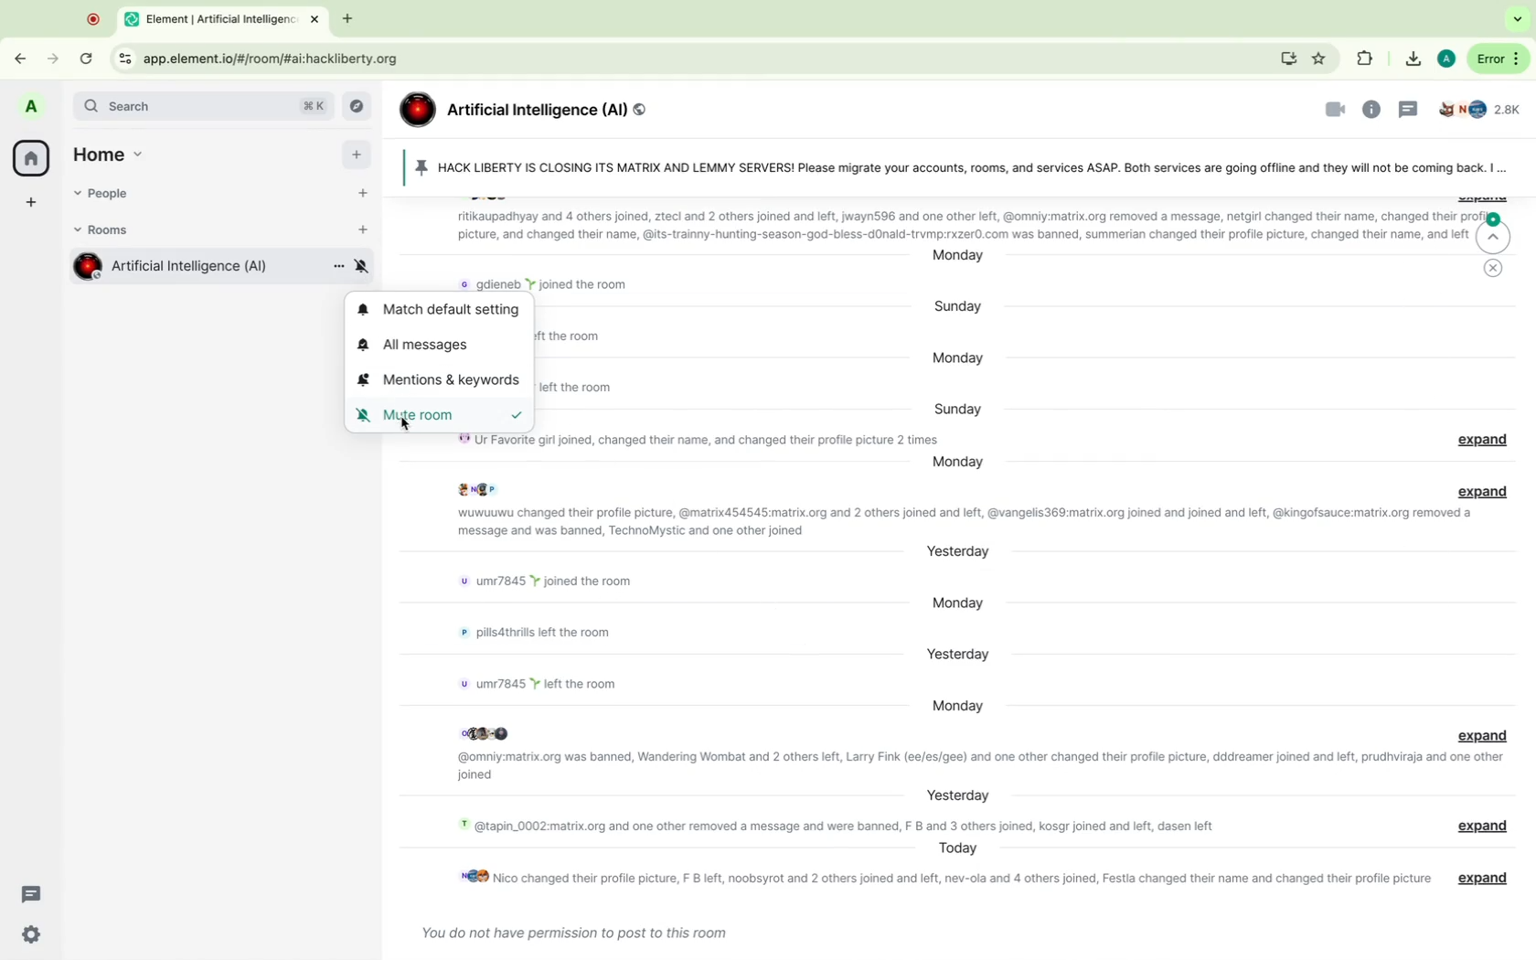  What do you see at coordinates (359, 190) in the screenshot?
I see `start chat` at bounding box center [359, 190].